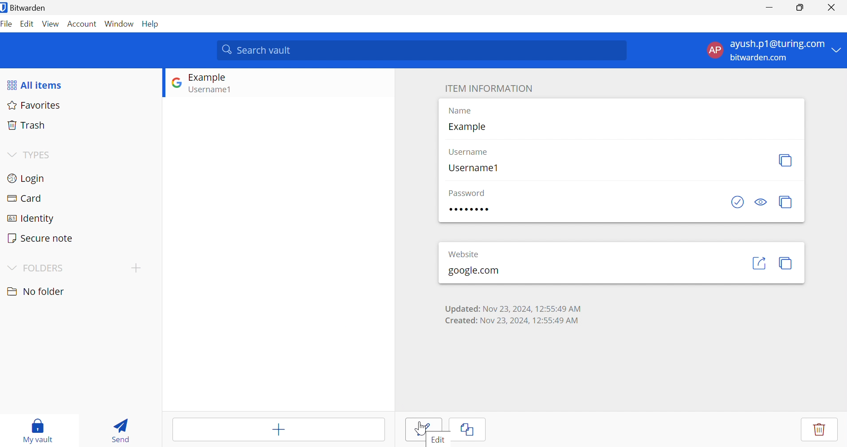  What do you see at coordinates (221, 85) in the screenshot?
I see `GOOGLE LOGIN ENTRY` at bounding box center [221, 85].